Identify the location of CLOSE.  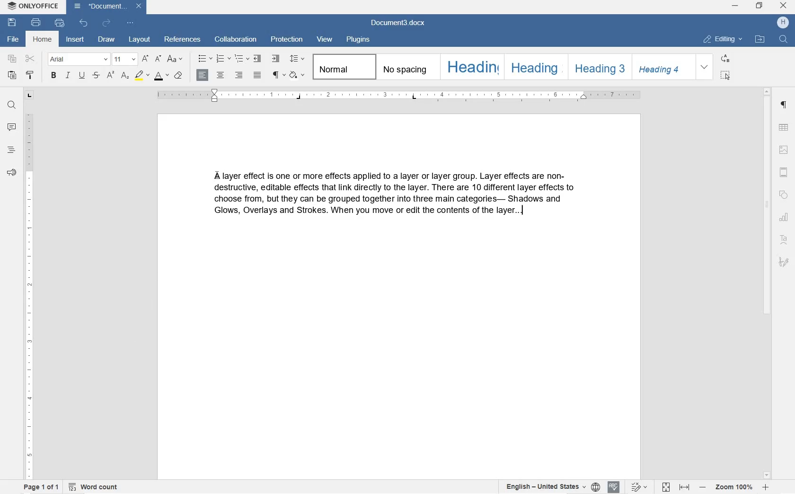
(784, 7).